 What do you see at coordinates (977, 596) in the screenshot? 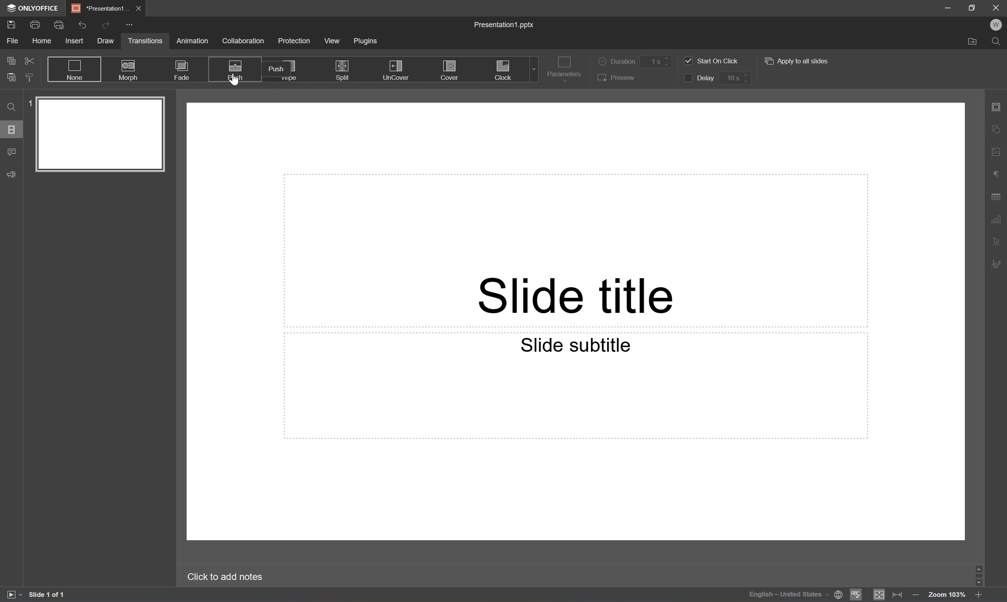
I see `Zoom in` at bounding box center [977, 596].